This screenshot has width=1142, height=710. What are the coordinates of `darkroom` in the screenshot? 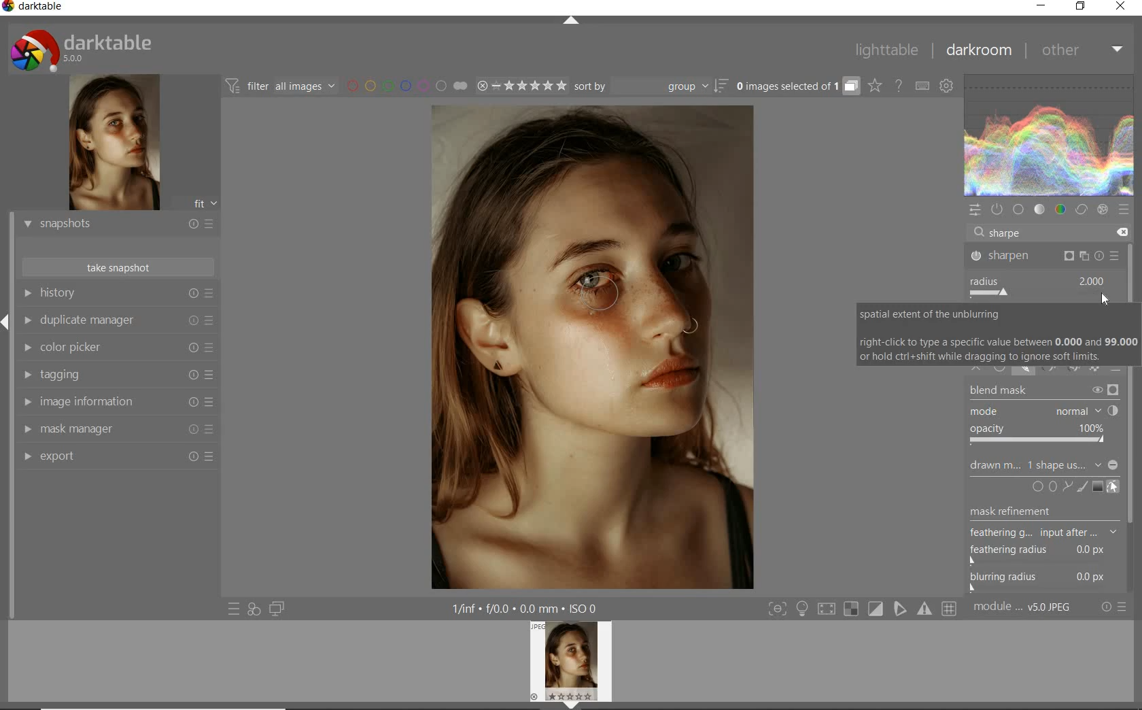 It's located at (980, 52).